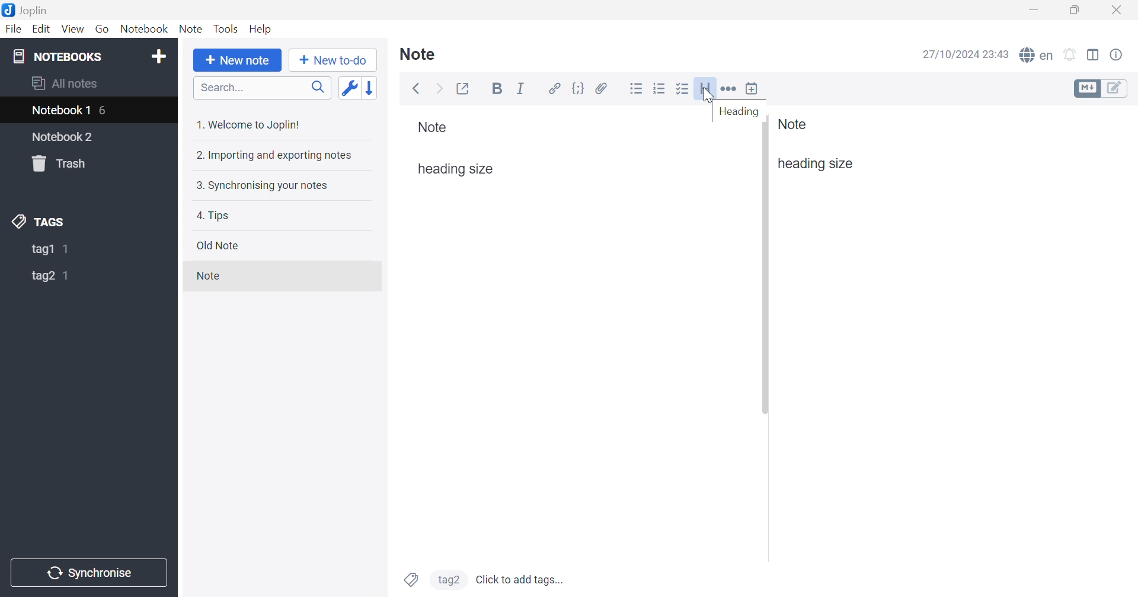  Describe the element at coordinates (219, 245) in the screenshot. I see `Old Note` at that location.